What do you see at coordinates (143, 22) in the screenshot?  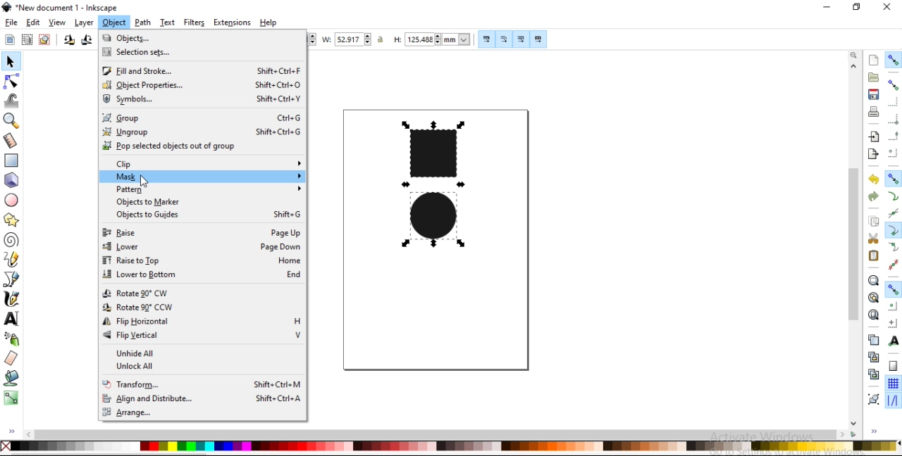 I see `path` at bounding box center [143, 22].